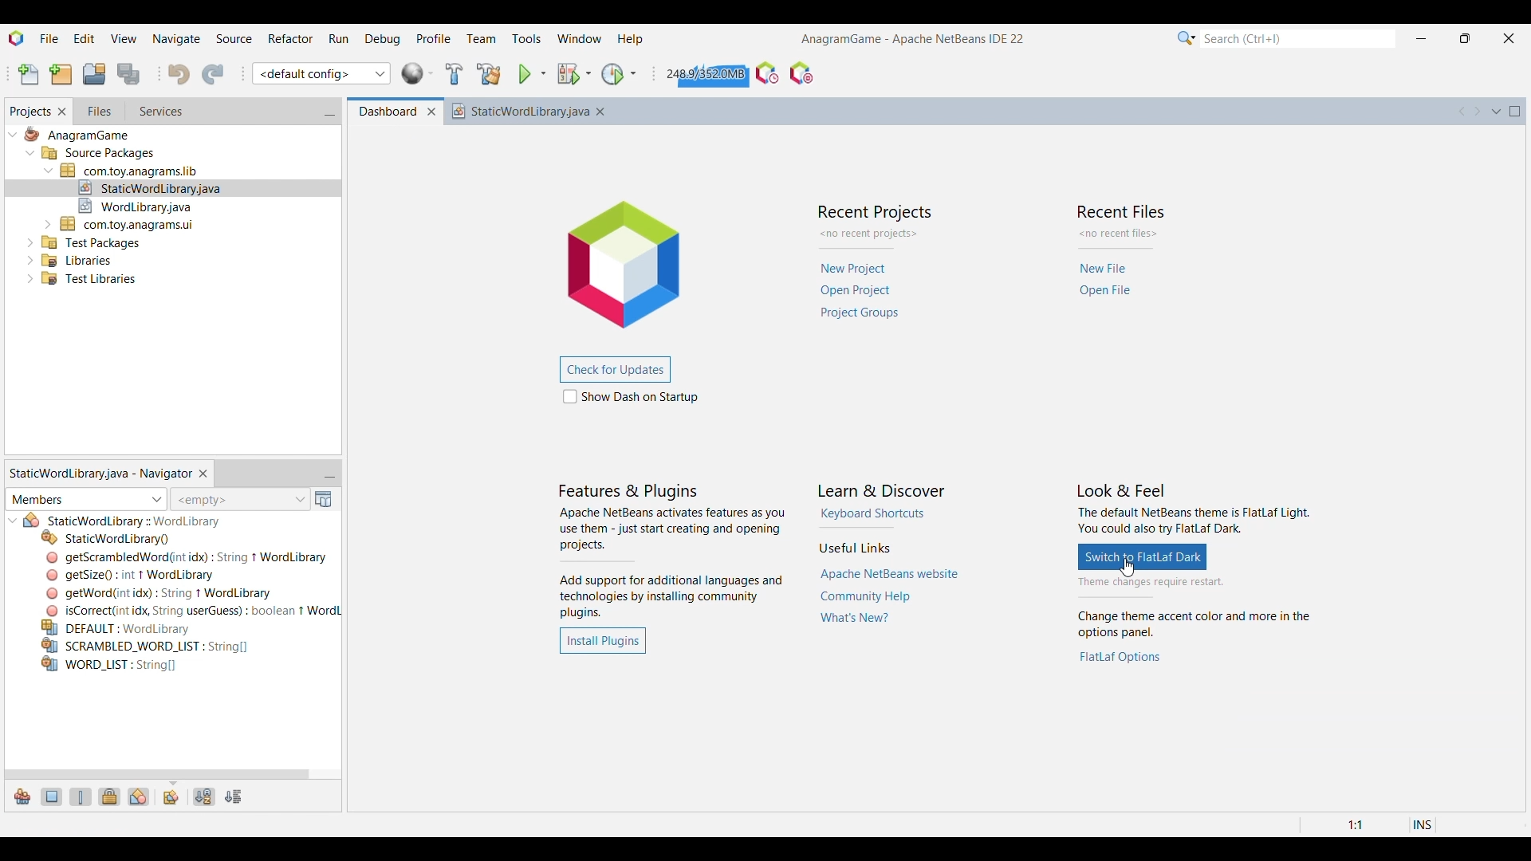  Describe the element at coordinates (85, 37) in the screenshot. I see `Edit menu` at that location.